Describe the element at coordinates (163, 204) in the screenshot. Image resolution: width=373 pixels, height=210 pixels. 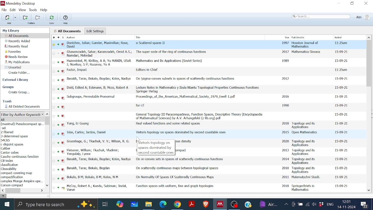
I see `Microsoft edge` at that location.